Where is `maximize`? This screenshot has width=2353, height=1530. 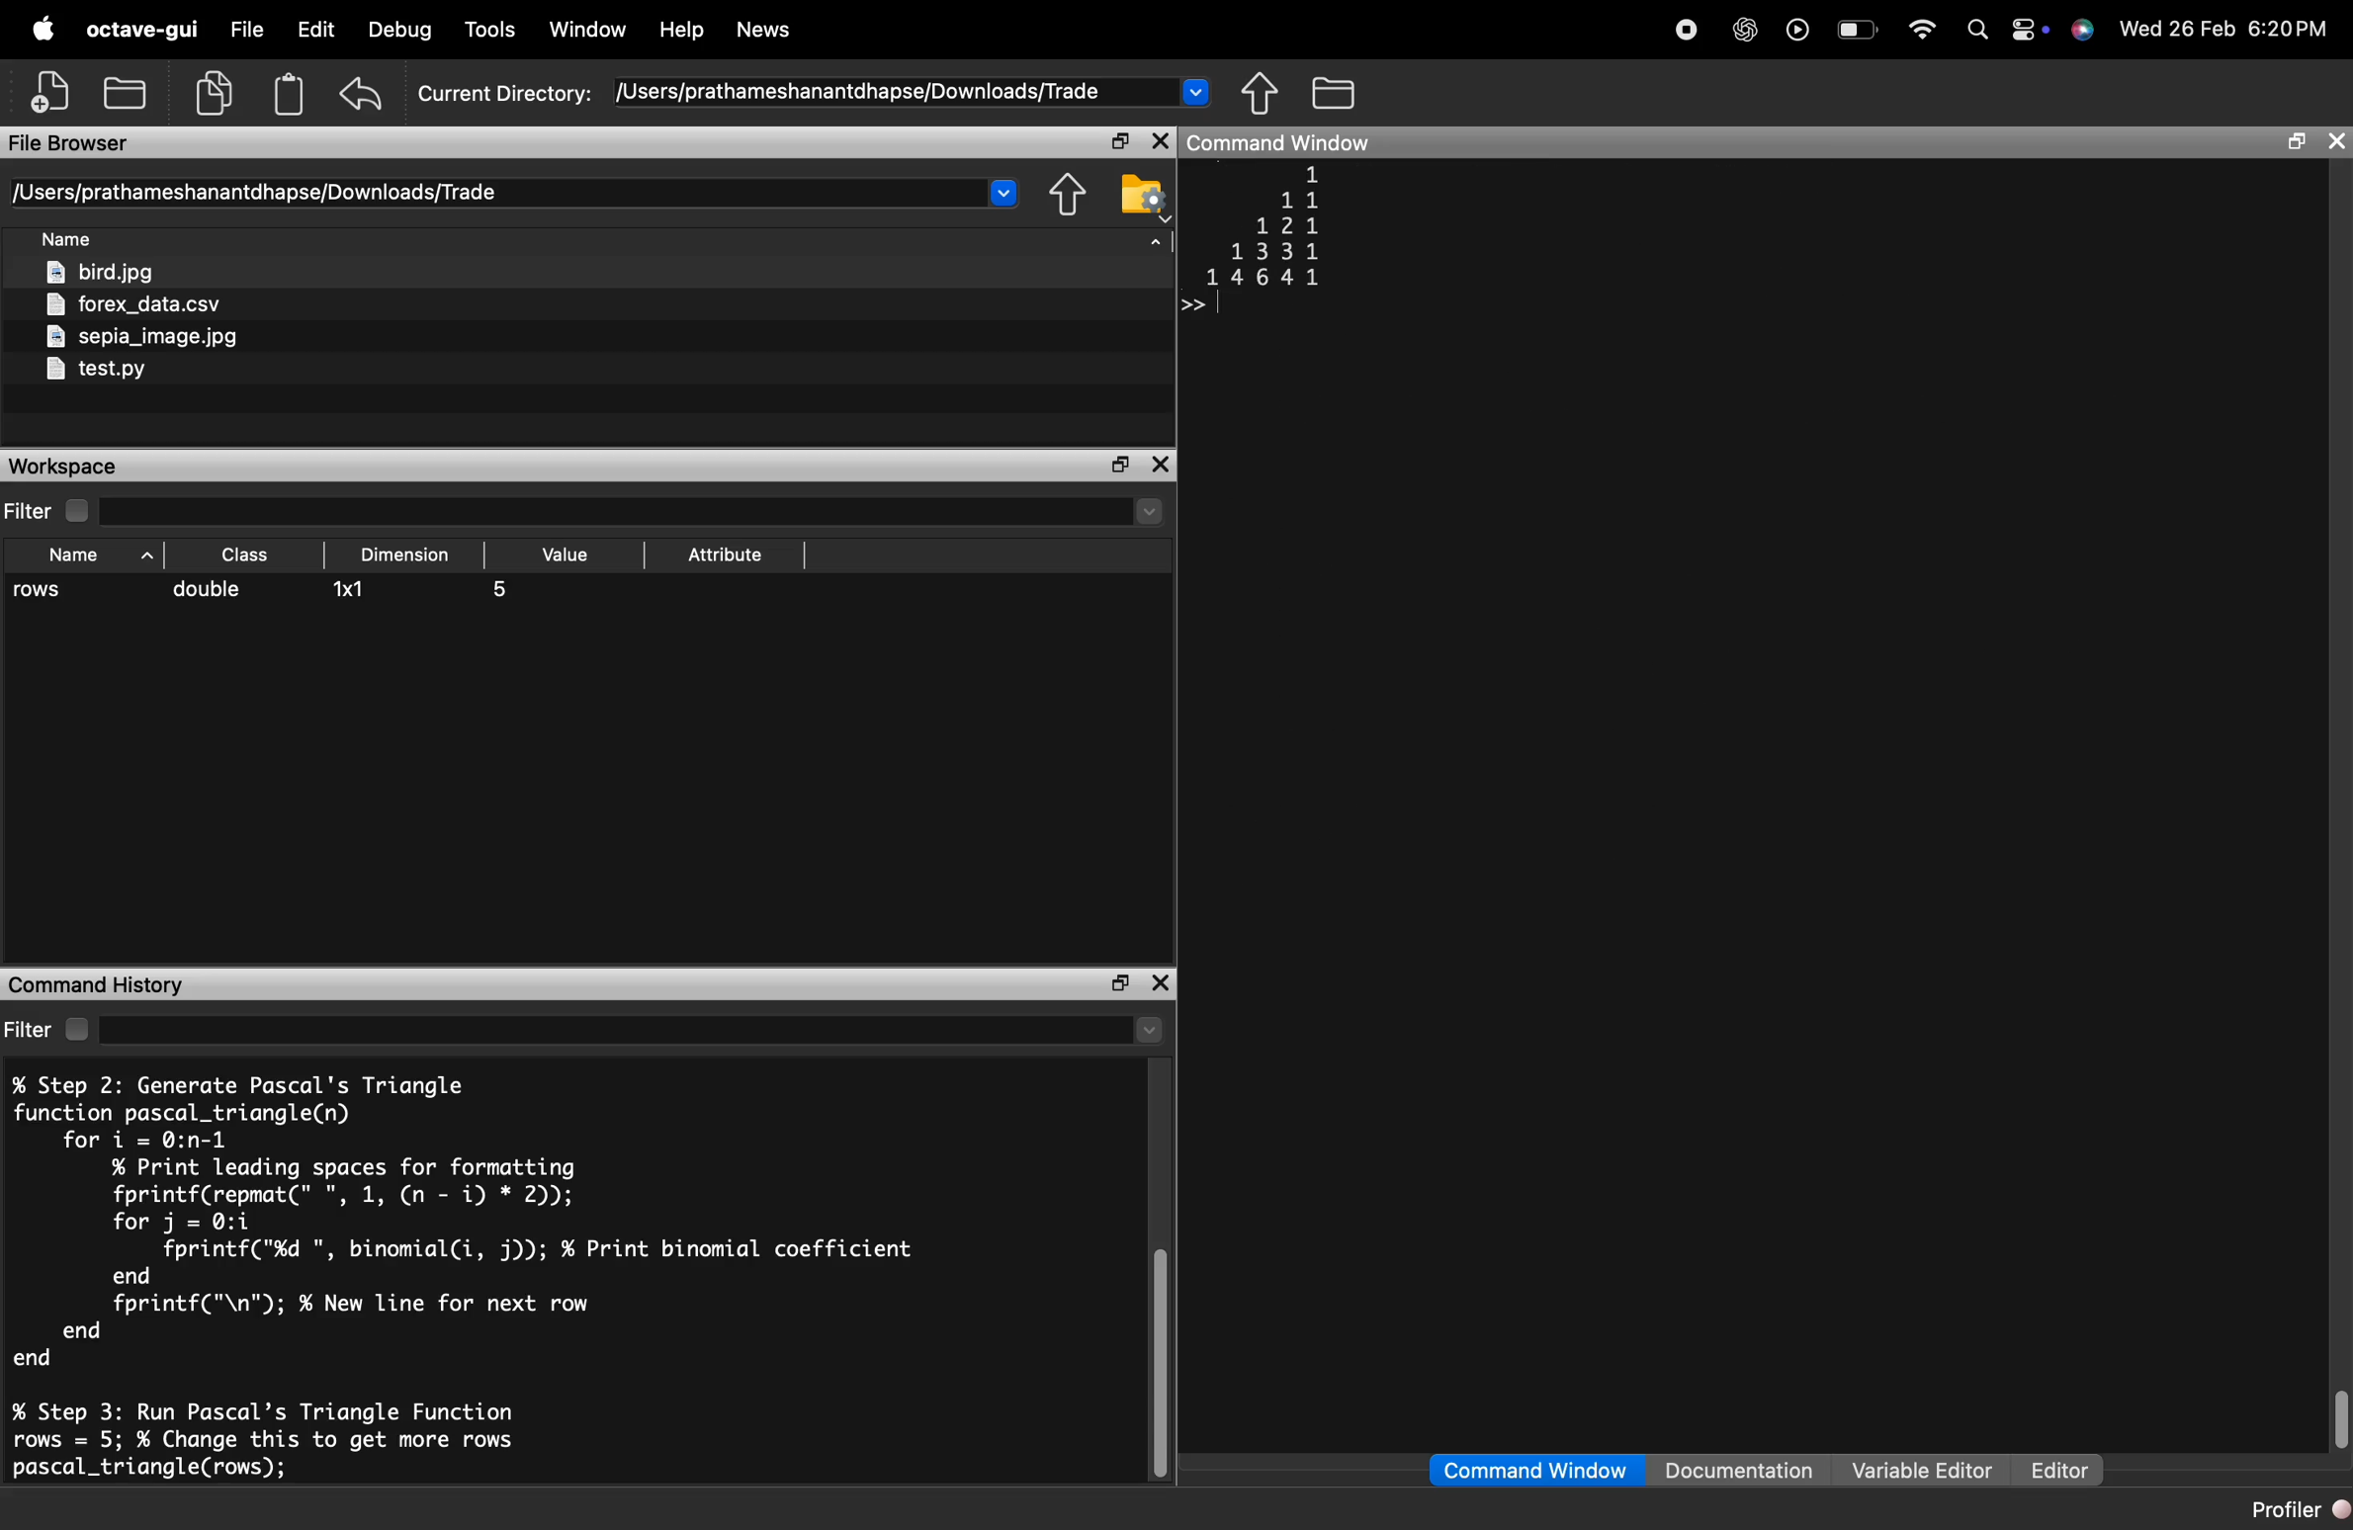
maximize is located at coordinates (1119, 142).